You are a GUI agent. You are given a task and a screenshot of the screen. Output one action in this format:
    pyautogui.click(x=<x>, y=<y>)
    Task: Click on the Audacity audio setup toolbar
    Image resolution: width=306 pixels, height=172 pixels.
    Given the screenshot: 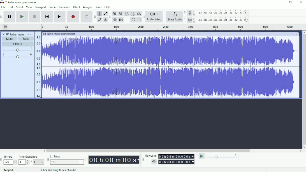 What is the action you would take?
    pyautogui.click(x=143, y=16)
    